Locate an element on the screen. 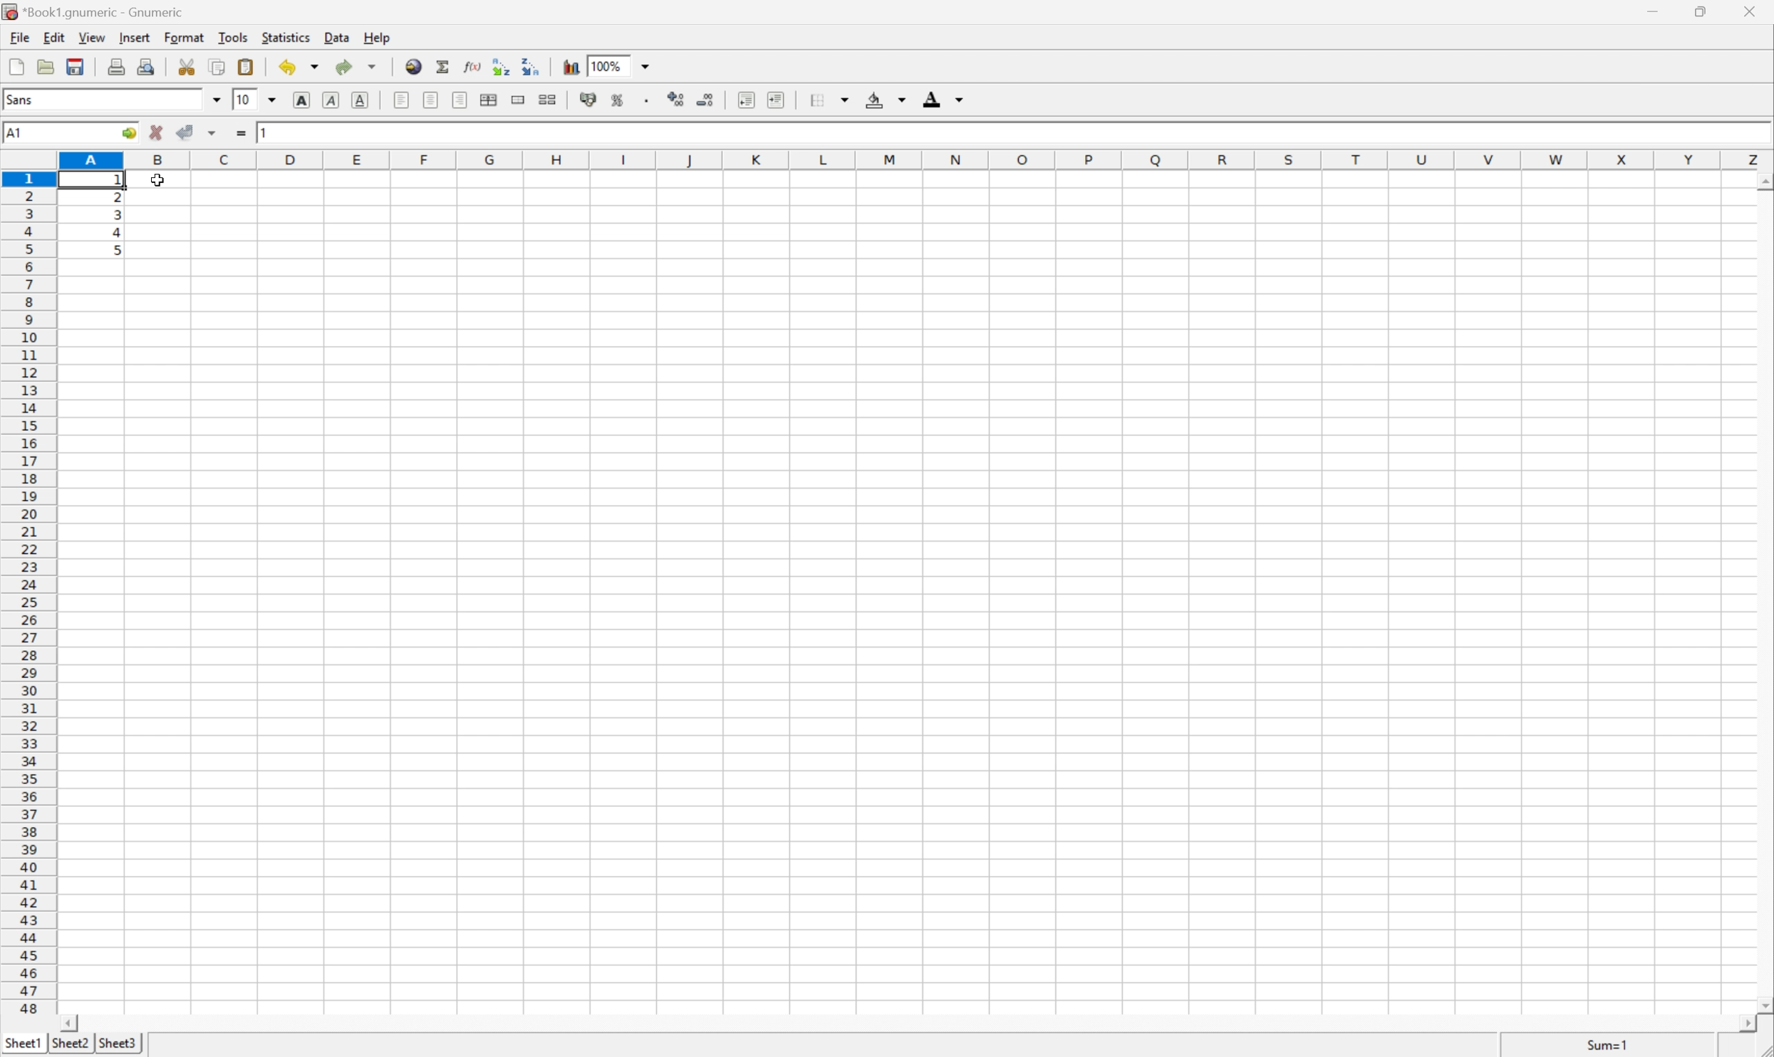 The width and height of the screenshot is (1774, 1057). Drop Down is located at coordinates (219, 98).